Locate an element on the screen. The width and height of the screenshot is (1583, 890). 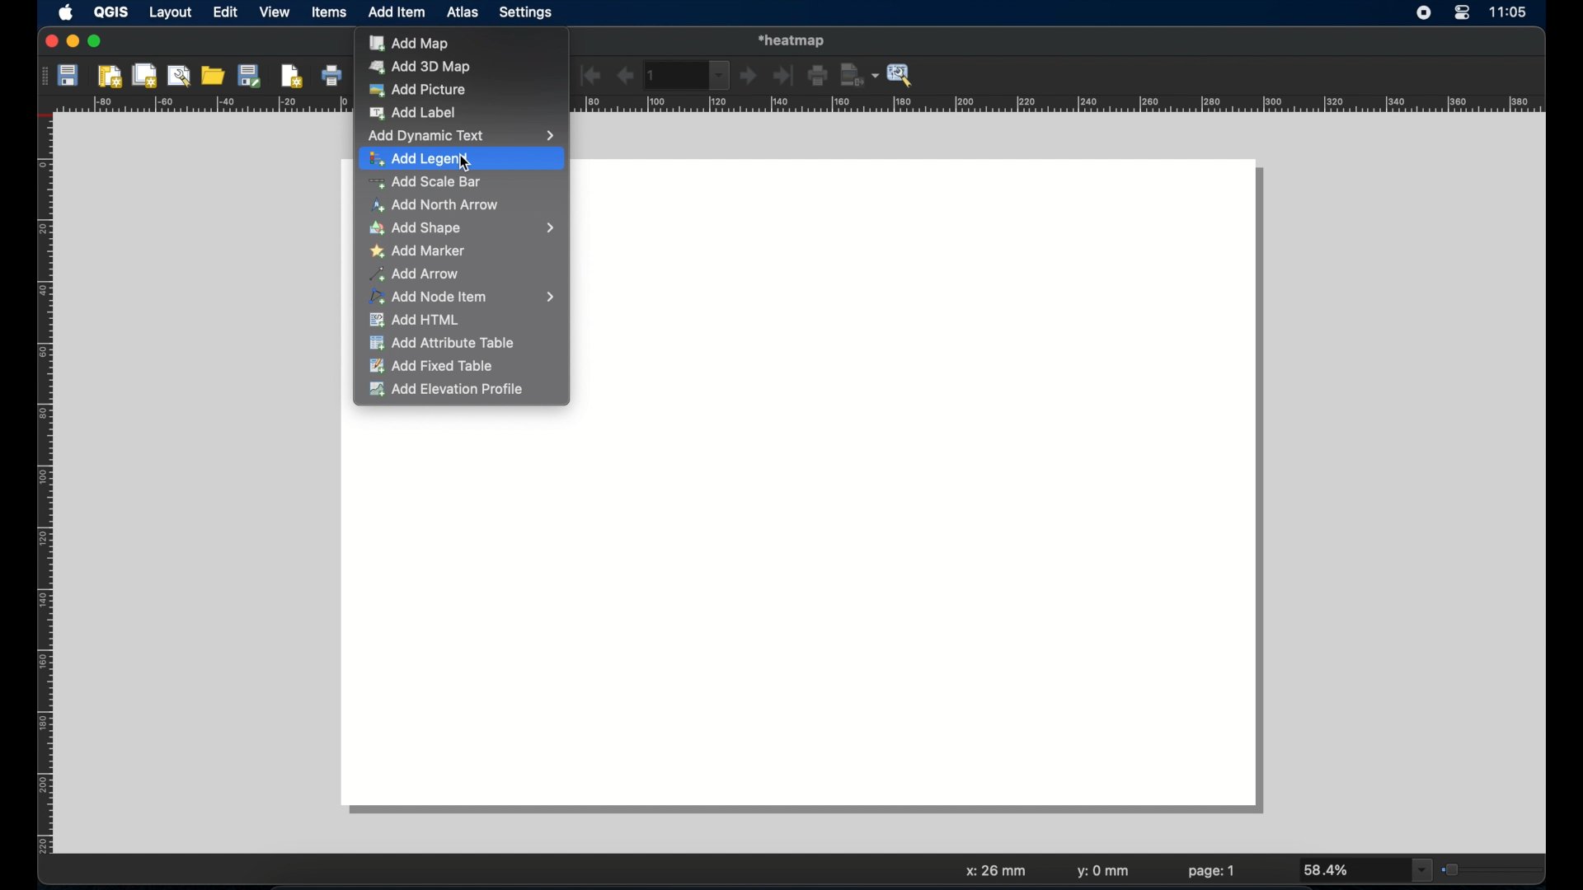
add fixed table is located at coordinates (435, 368).